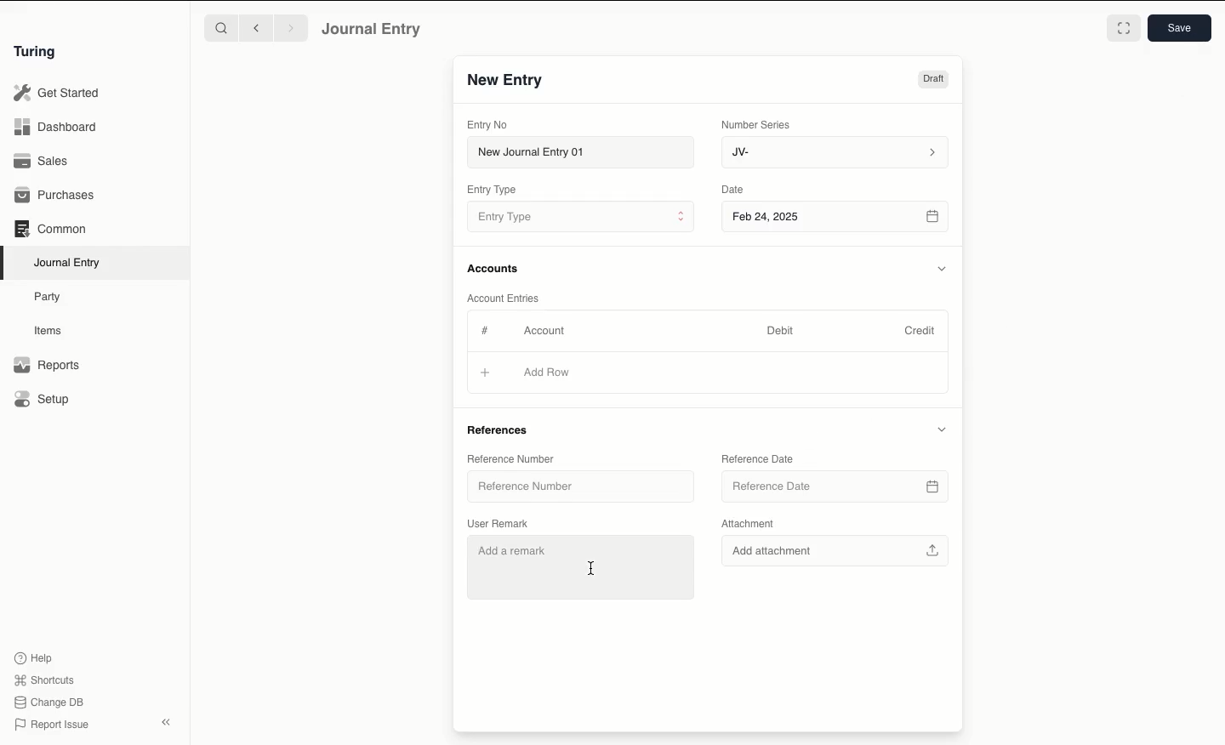 The width and height of the screenshot is (1225, 745). What do you see at coordinates (48, 330) in the screenshot?
I see `Items` at bounding box center [48, 330].